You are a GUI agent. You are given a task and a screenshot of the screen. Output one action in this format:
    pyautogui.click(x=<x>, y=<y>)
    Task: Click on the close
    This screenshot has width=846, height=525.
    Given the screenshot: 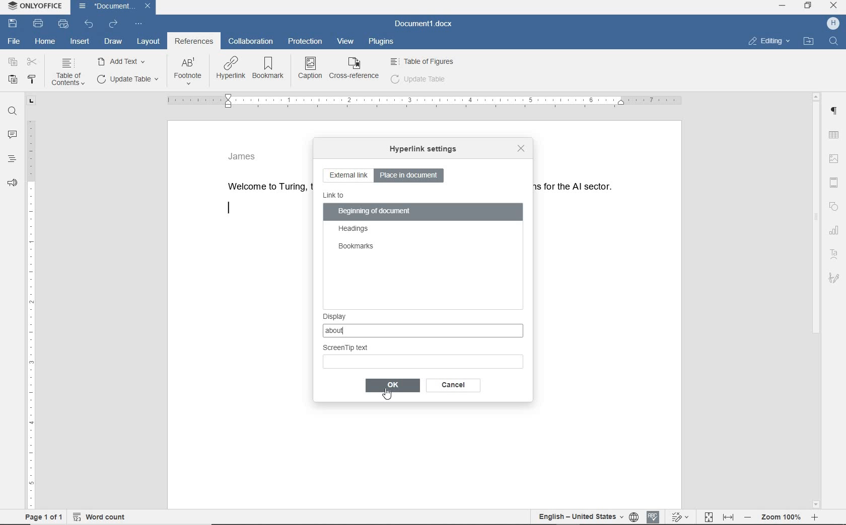 What is the action you would take?
    pyautogui.click(x=520, y=148)
    